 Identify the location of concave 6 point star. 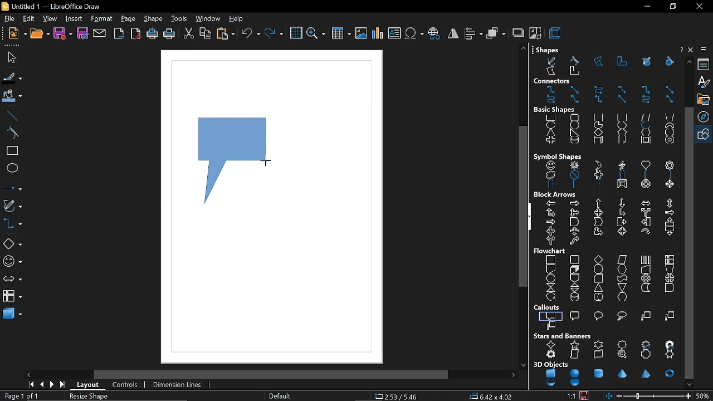
(670, 355).